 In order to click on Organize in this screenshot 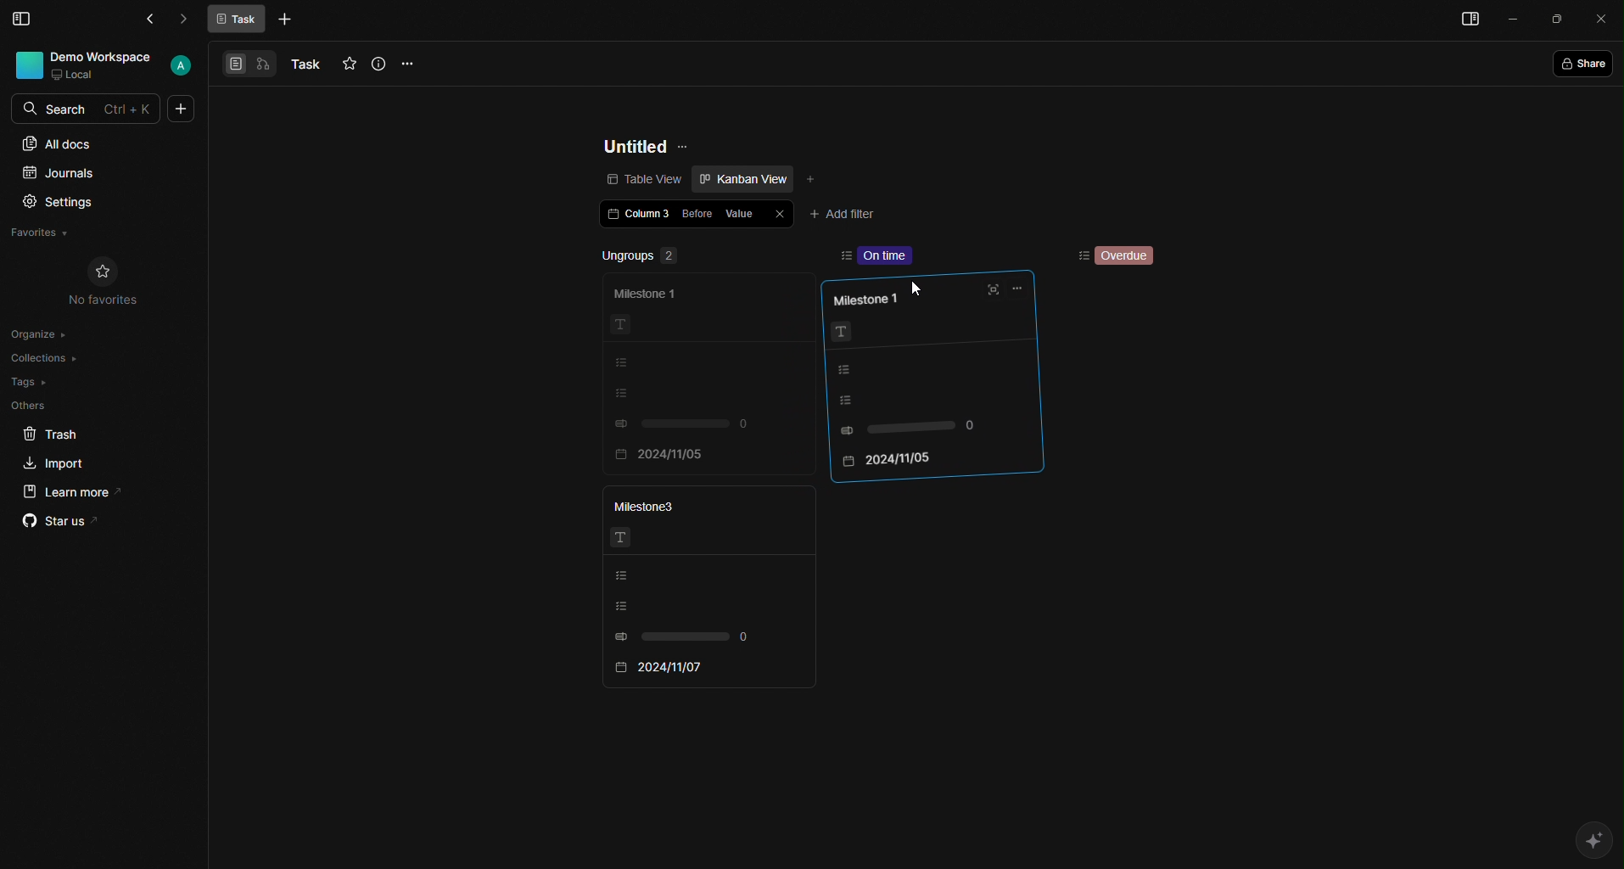, I will do `click(44, 334)`.